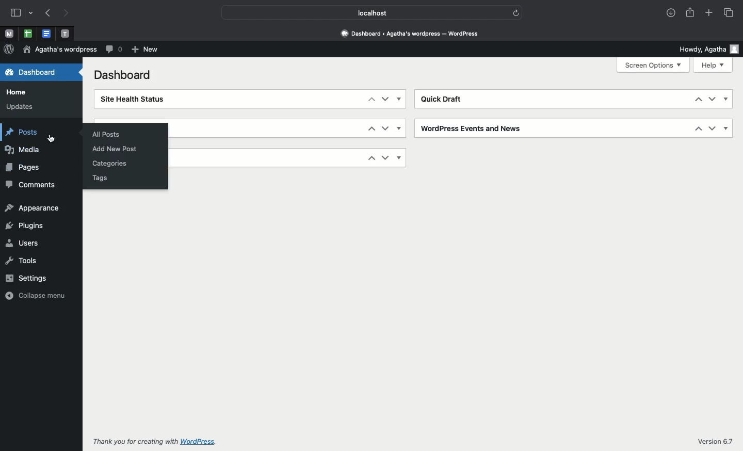  What do you see at coordinates (67, 33) in the screenshot?
I see `Pinned tabs` at bounding box center [67, 33].